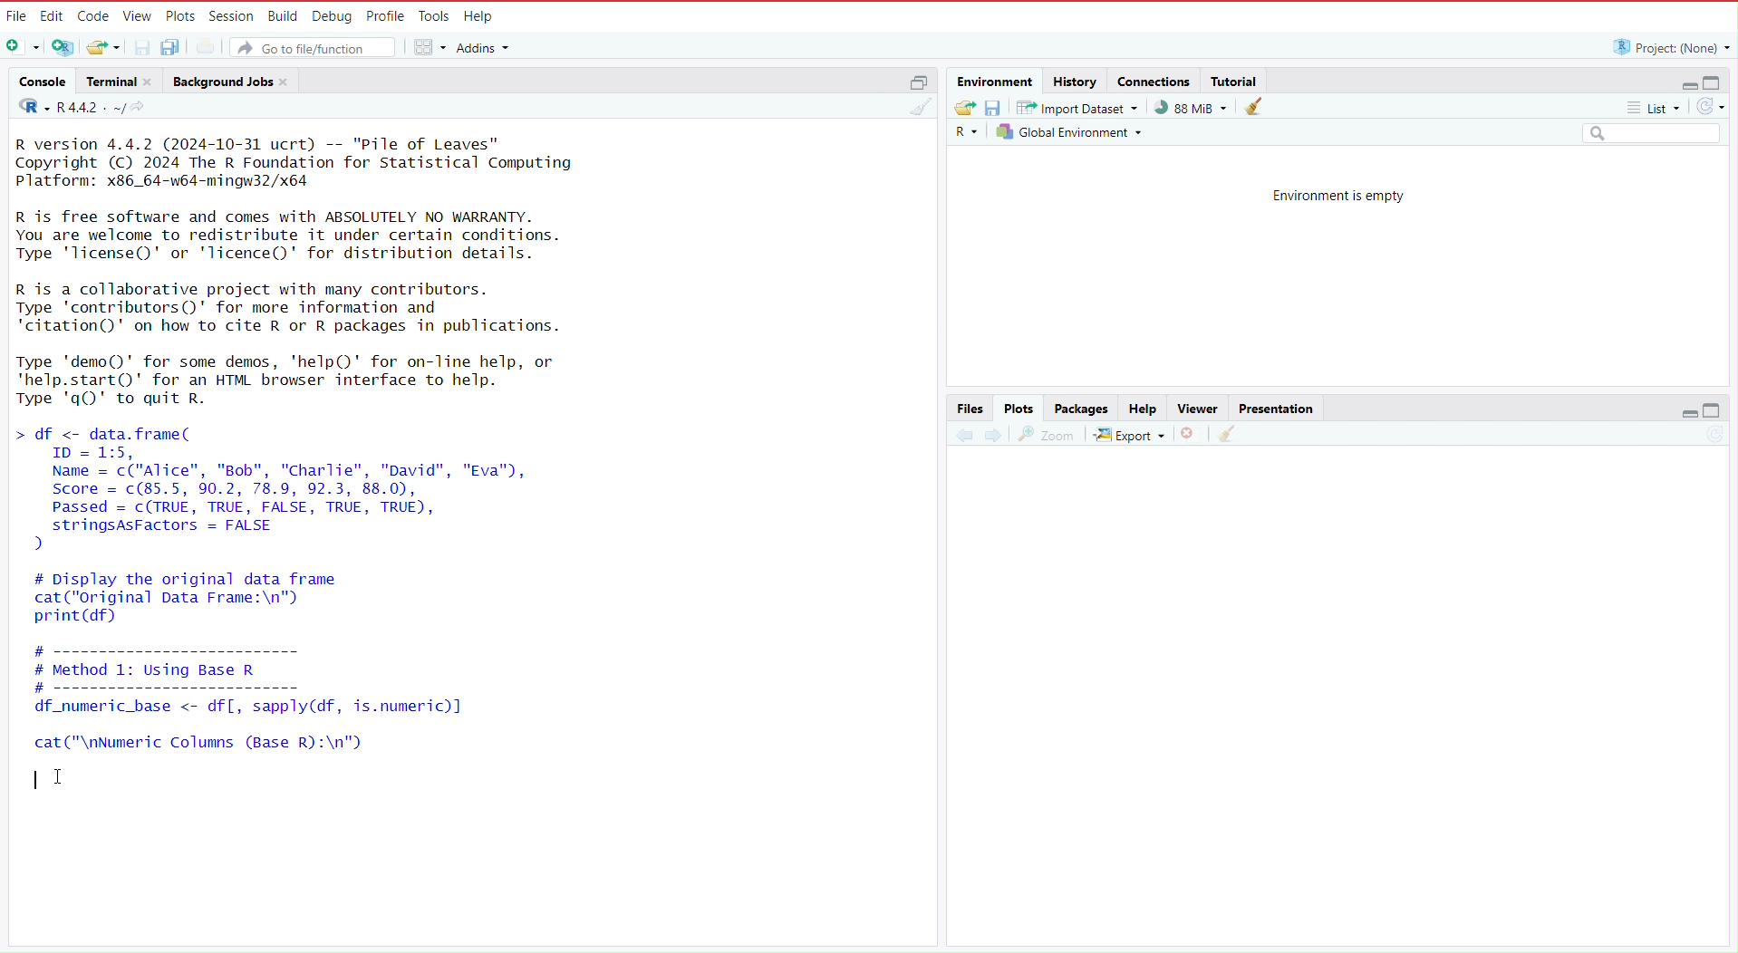 The image size is (1738, 953). I want to click on clear objects from the workspace, so click(1253, 107).